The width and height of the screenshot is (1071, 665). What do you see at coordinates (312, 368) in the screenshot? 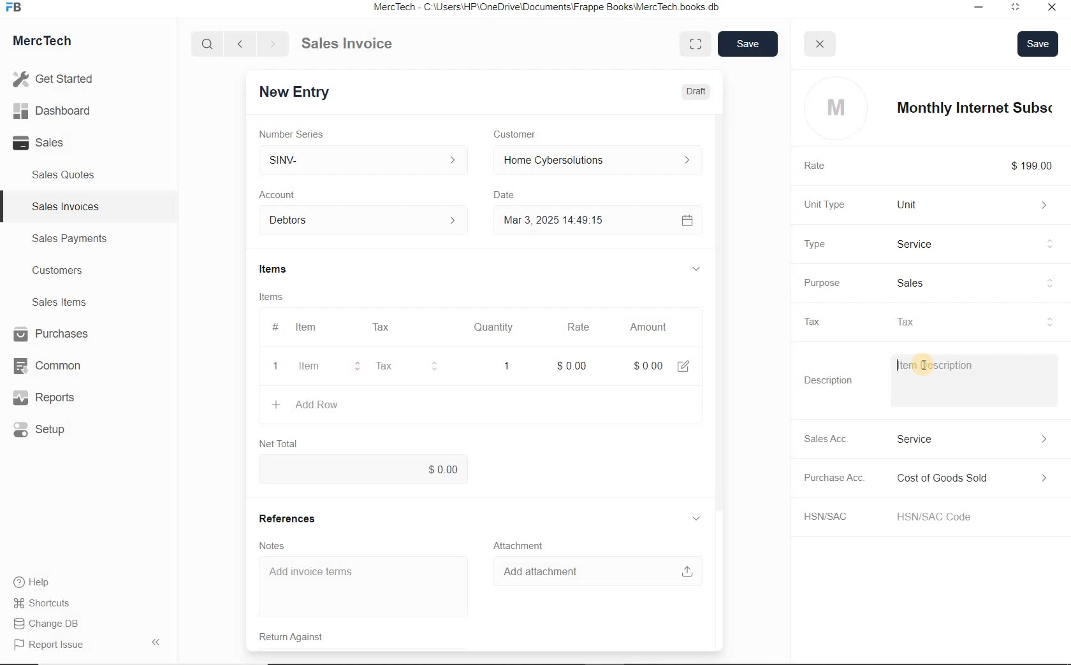
I see `item` at bounding box center [312, 368].